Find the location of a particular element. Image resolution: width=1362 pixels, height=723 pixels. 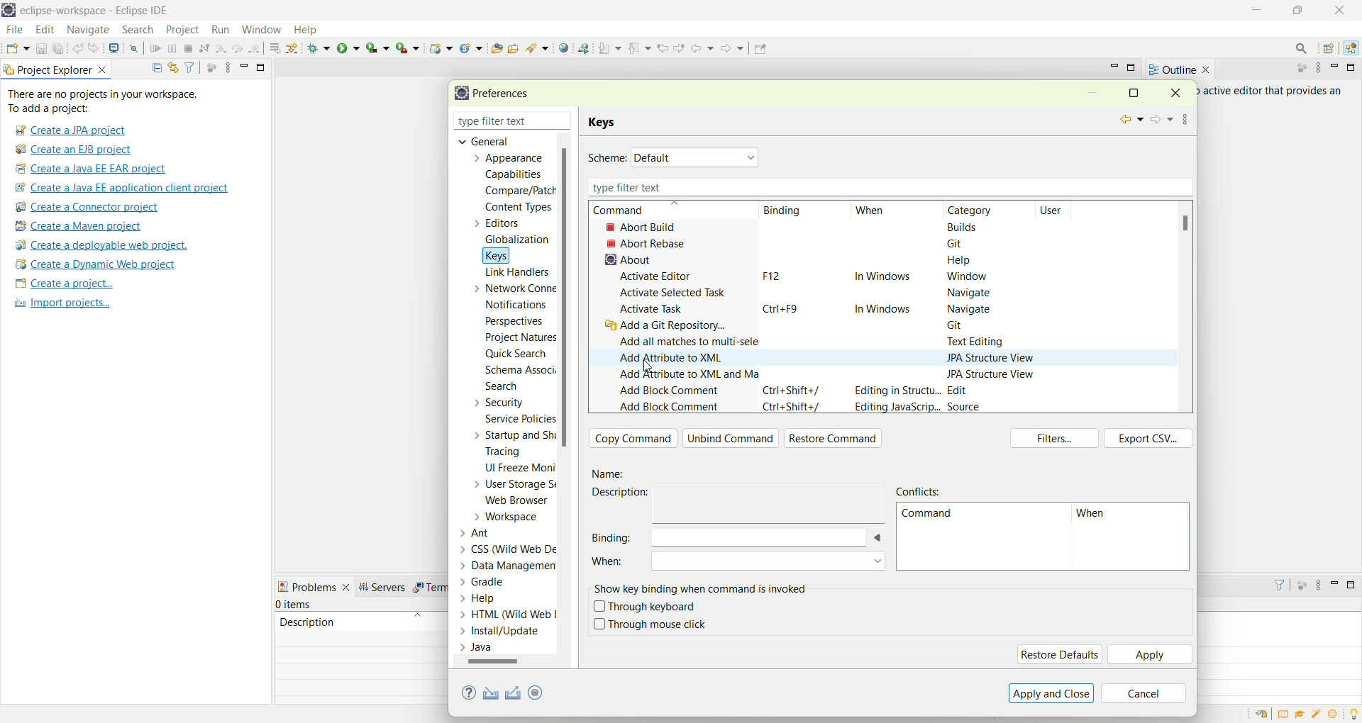

git is located at coordinates (959, 243).